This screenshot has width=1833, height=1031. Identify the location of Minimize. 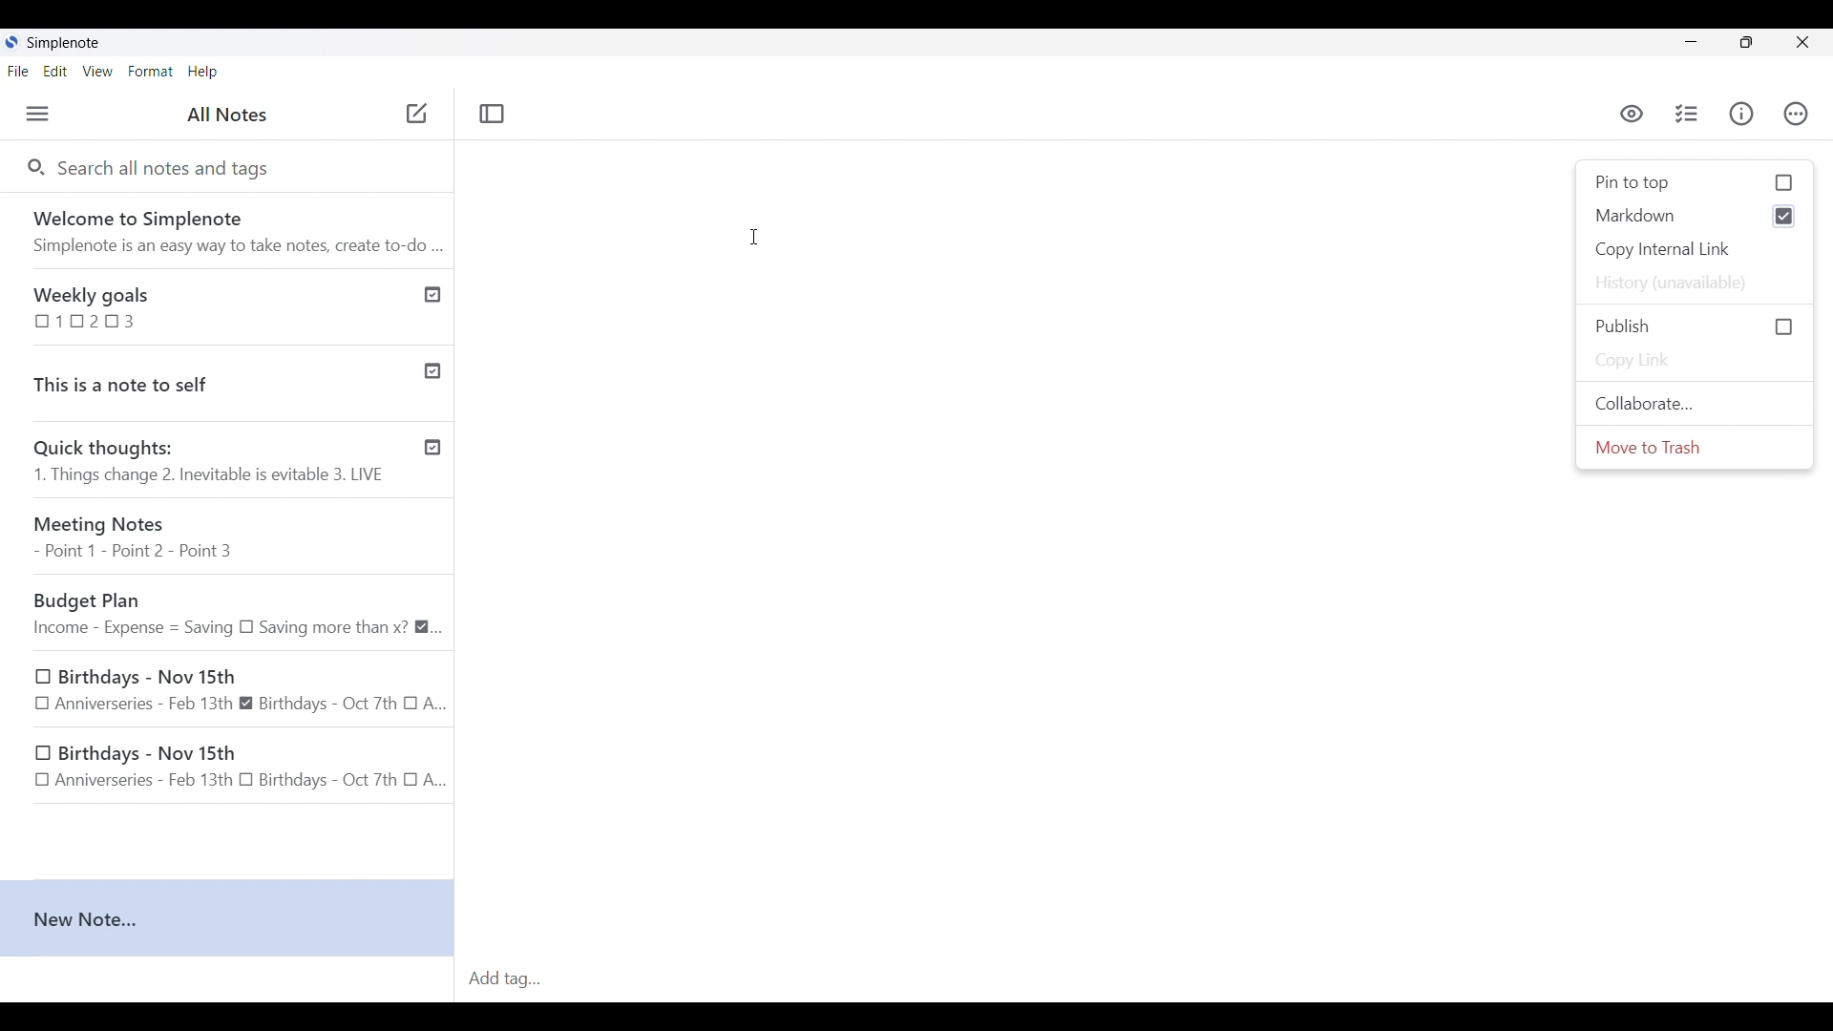
(1691, 42).